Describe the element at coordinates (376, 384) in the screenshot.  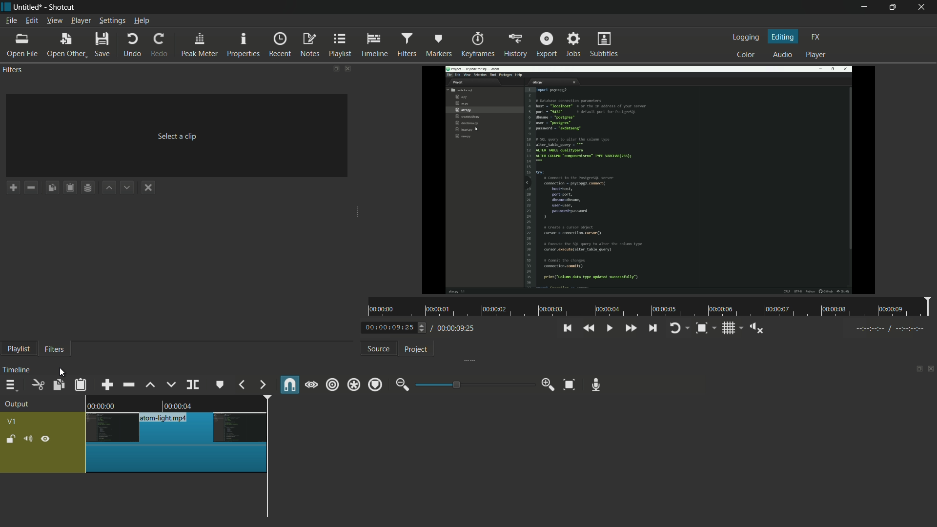
I see `ripple markers` at that location.